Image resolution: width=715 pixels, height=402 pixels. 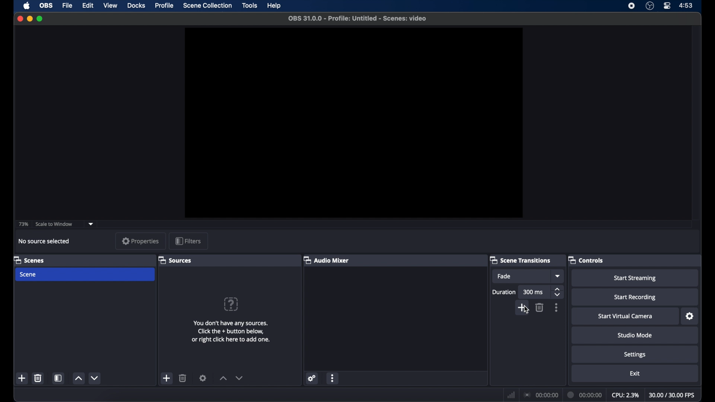 I want to click on duration, so click(x=585, y=395).